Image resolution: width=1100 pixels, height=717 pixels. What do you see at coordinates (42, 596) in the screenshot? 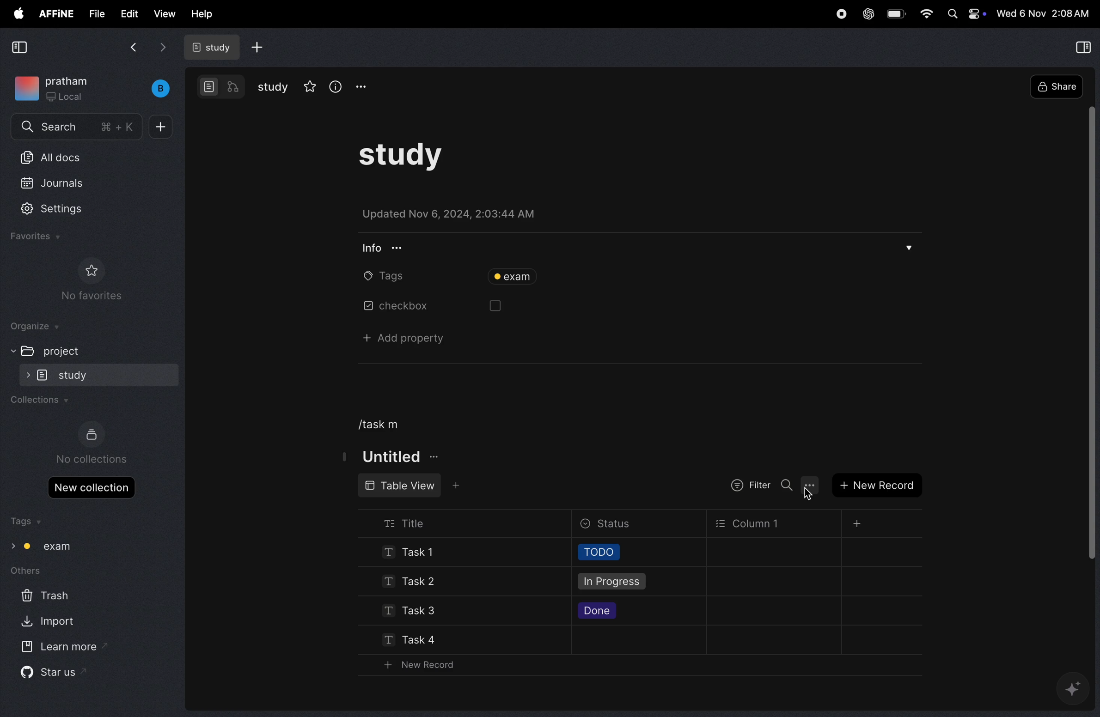
I see `trash` at bounding box center [42, 596].